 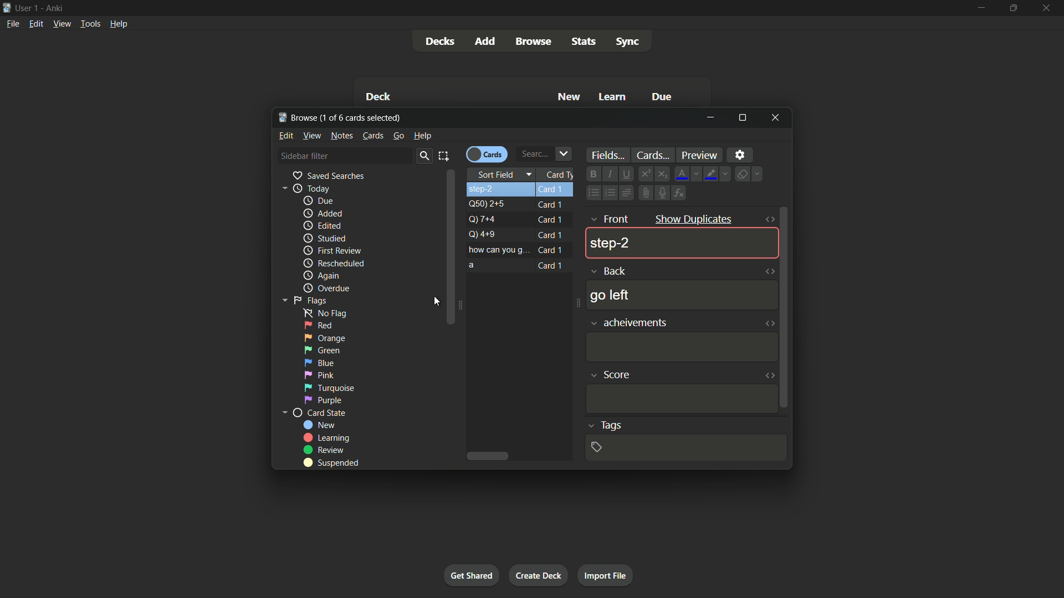 I want to click on Get started, so click(x=472, y=575).